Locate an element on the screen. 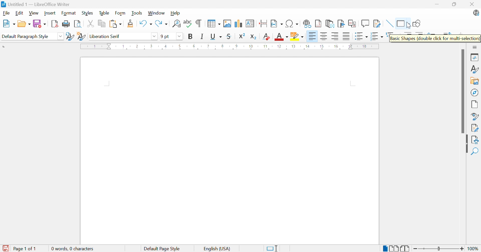 This screenshot has width=481, height=252. Zoom in is located at coordinates (463, 249).